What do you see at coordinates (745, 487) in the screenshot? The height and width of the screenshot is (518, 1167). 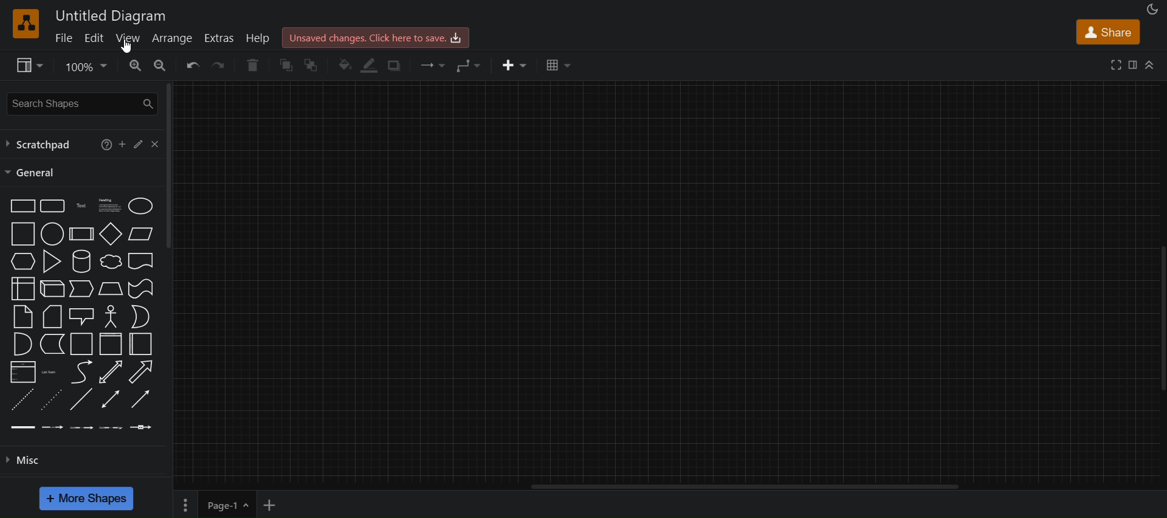 I see `vertical scroll bar` at bounding box center [745, 487].